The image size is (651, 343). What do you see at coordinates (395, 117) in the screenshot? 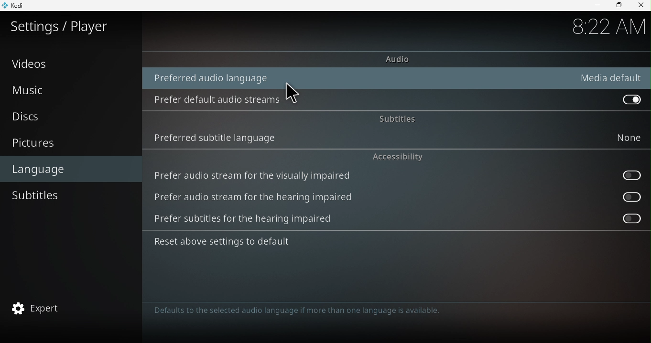
I see `Subtitles` at bounding box center [395, 117].